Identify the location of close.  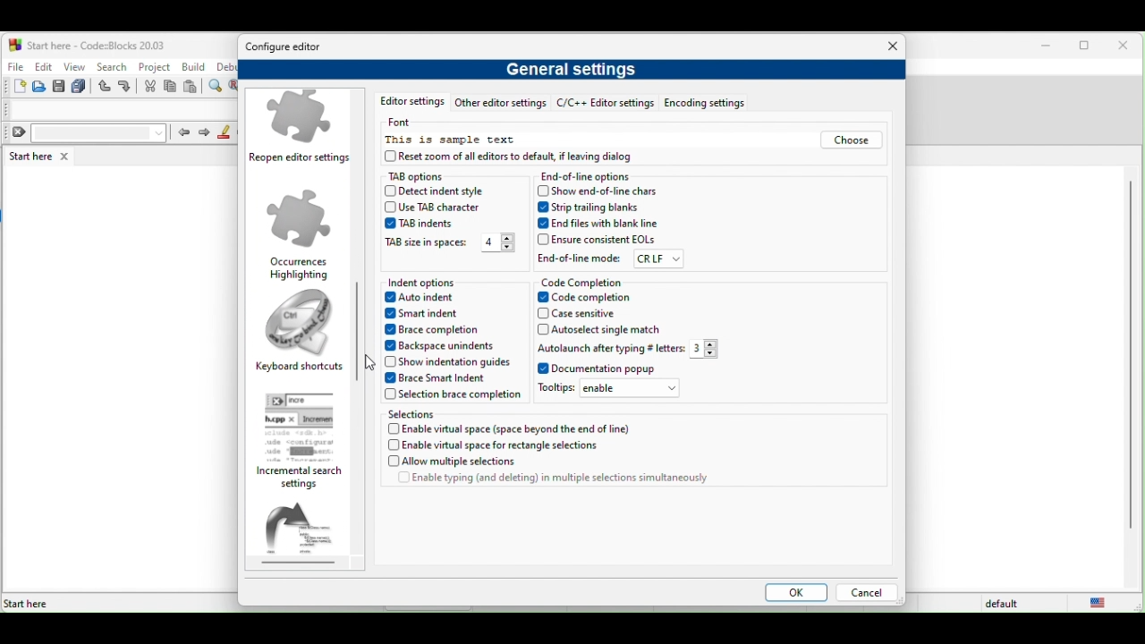
(1127, 47).